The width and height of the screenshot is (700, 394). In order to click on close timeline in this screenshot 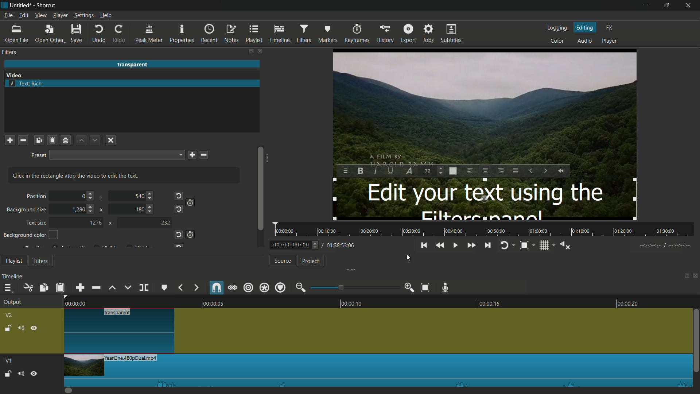, I will do `click(696, 277)`.